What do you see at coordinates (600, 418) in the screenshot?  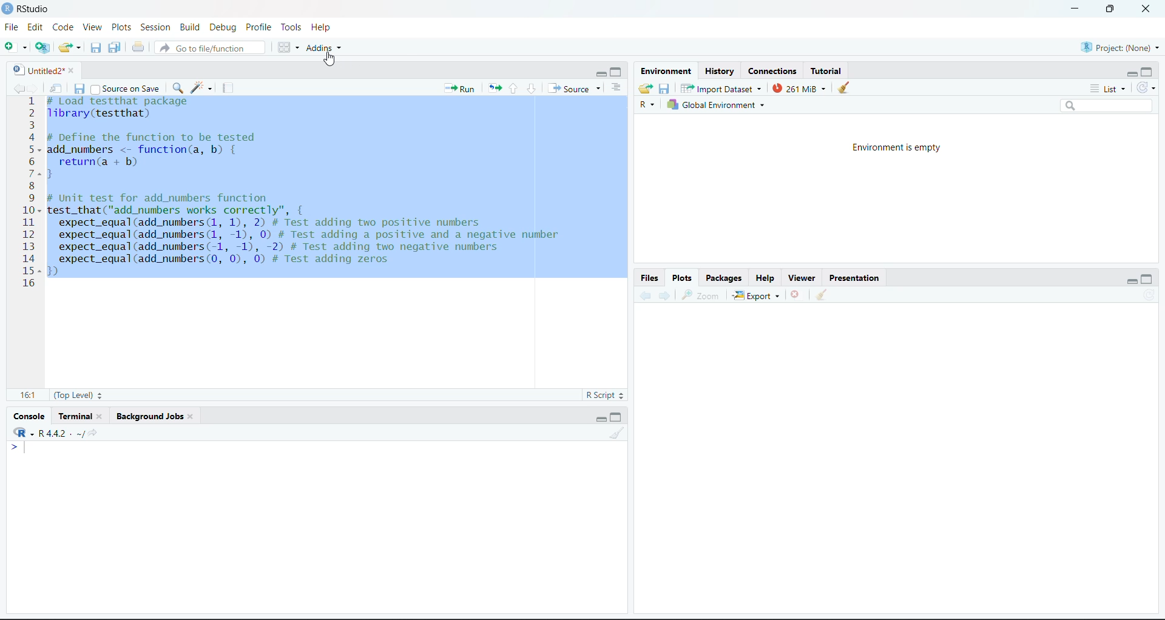 I see `minimize` at bounding box center [600, 418].